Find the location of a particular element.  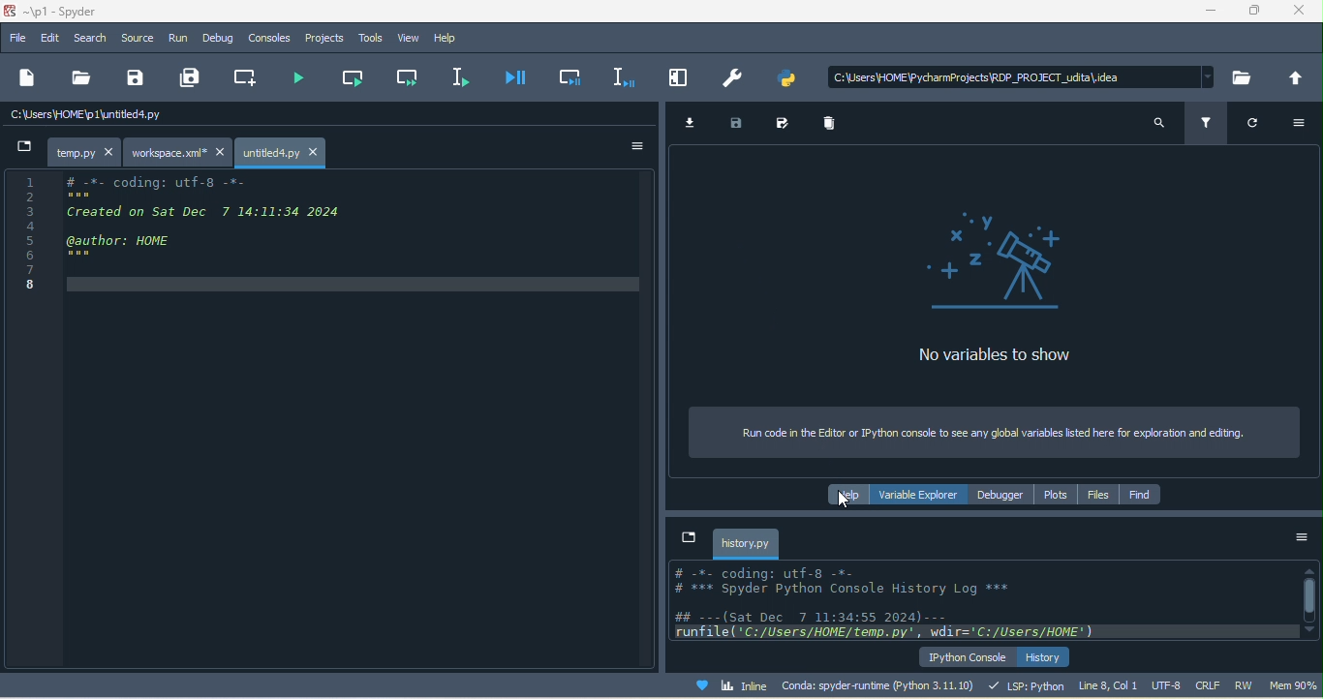

debug cell is located at coordinates (569, 76).